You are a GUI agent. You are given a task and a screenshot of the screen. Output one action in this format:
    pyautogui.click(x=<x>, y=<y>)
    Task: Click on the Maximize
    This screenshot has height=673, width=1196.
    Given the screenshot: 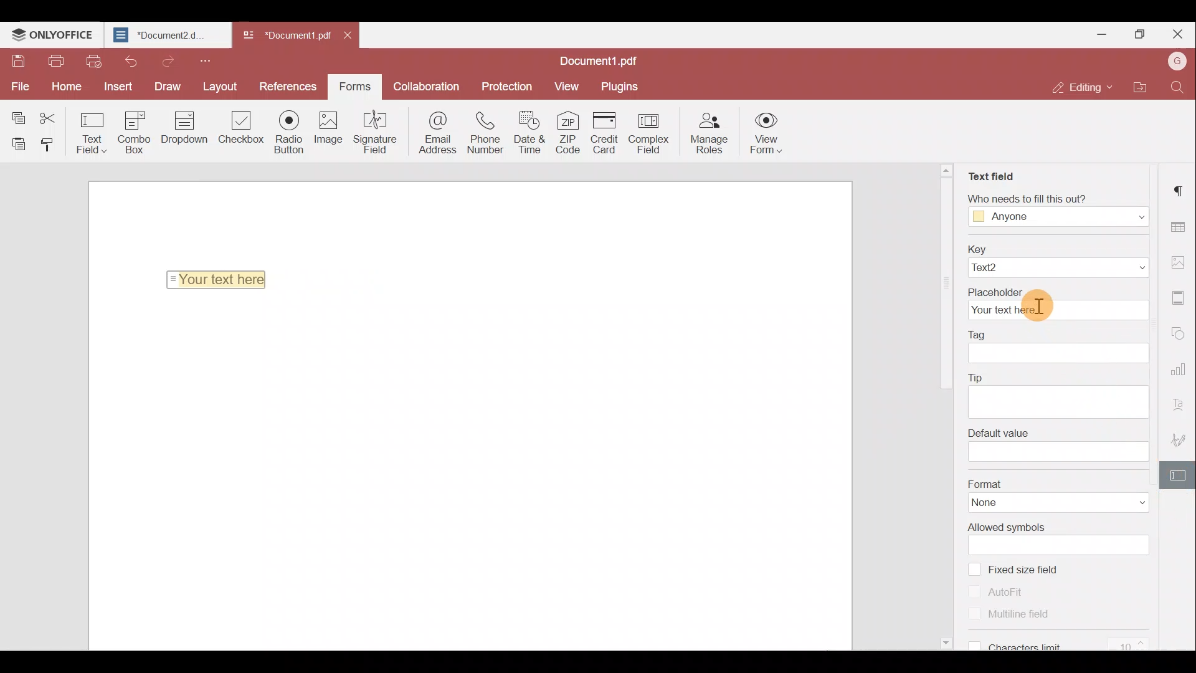 What is the action you would take?
    pyautogui.click(x=1139, y=31)
    